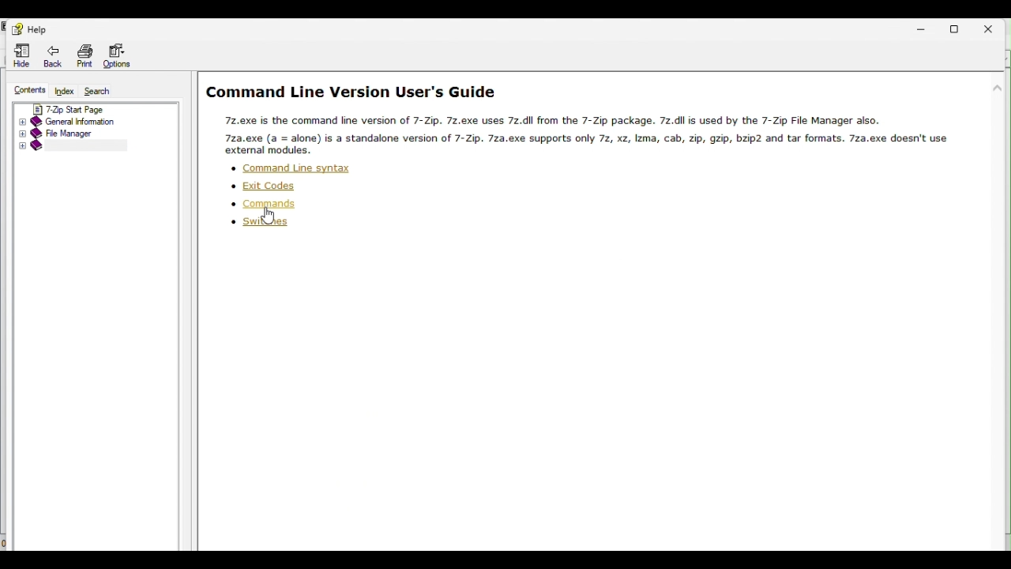 Image resolution: width=1011 pixels, height=569 pixels. Describe the element at coordinates (258, 224) in the screenshot. I see `Switches` at that location.